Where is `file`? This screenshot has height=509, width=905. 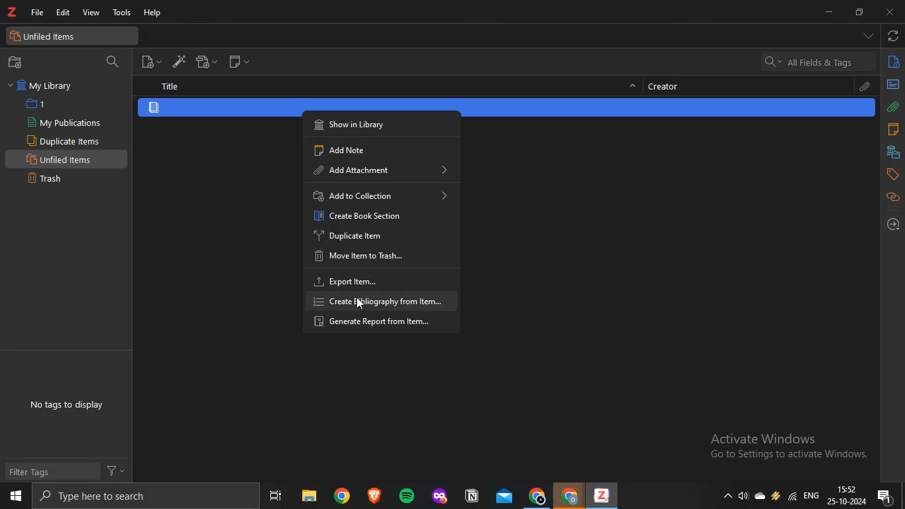 file is located at coordinates (39, 12).